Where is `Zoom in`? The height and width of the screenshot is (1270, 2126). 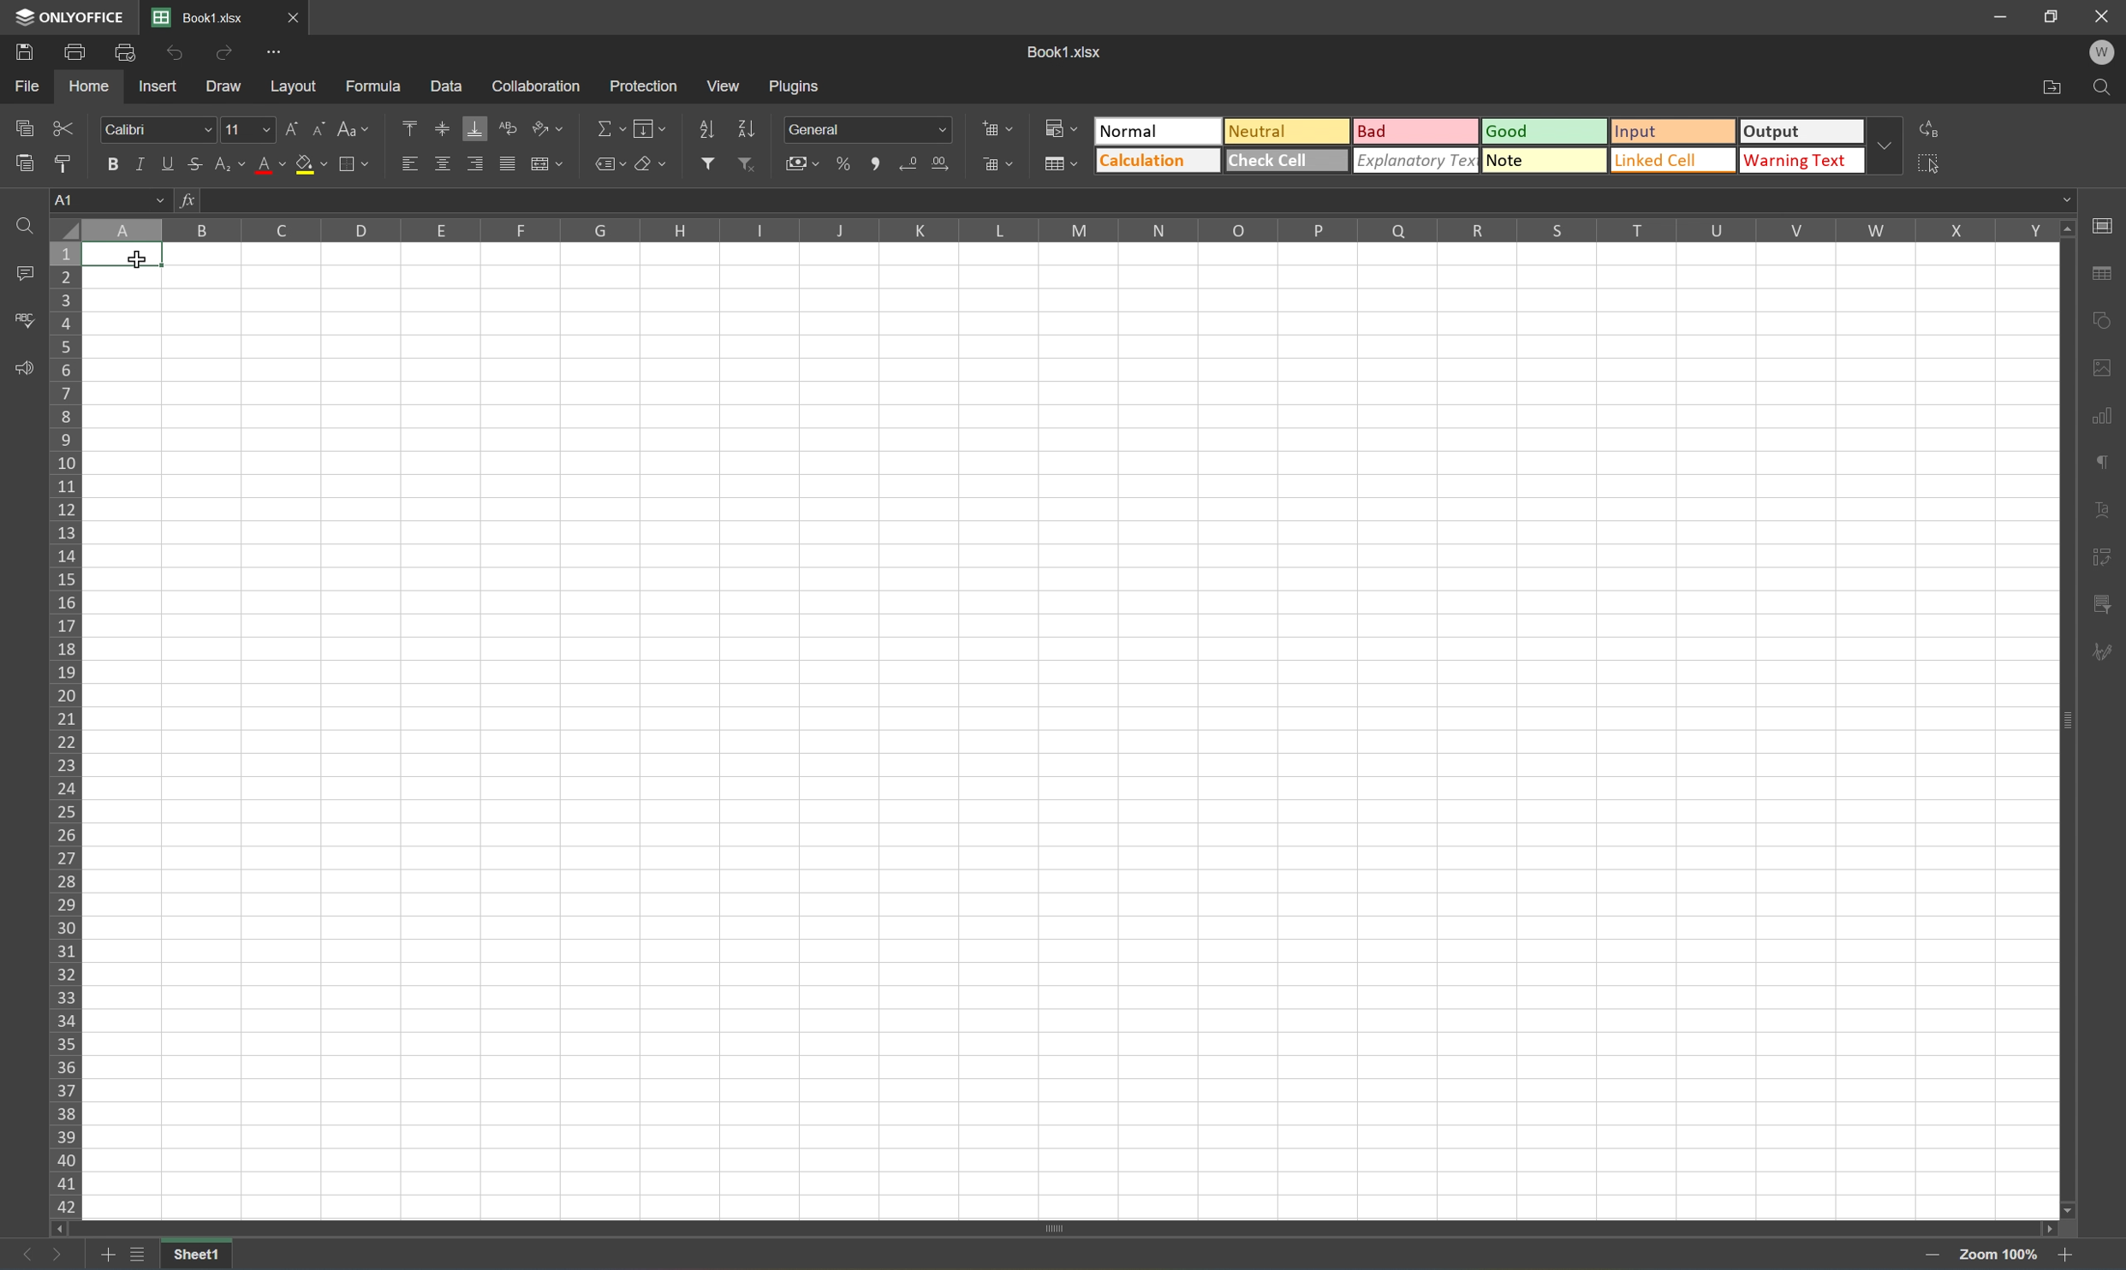 Zoom in is located at coordinates (1935, 1255).